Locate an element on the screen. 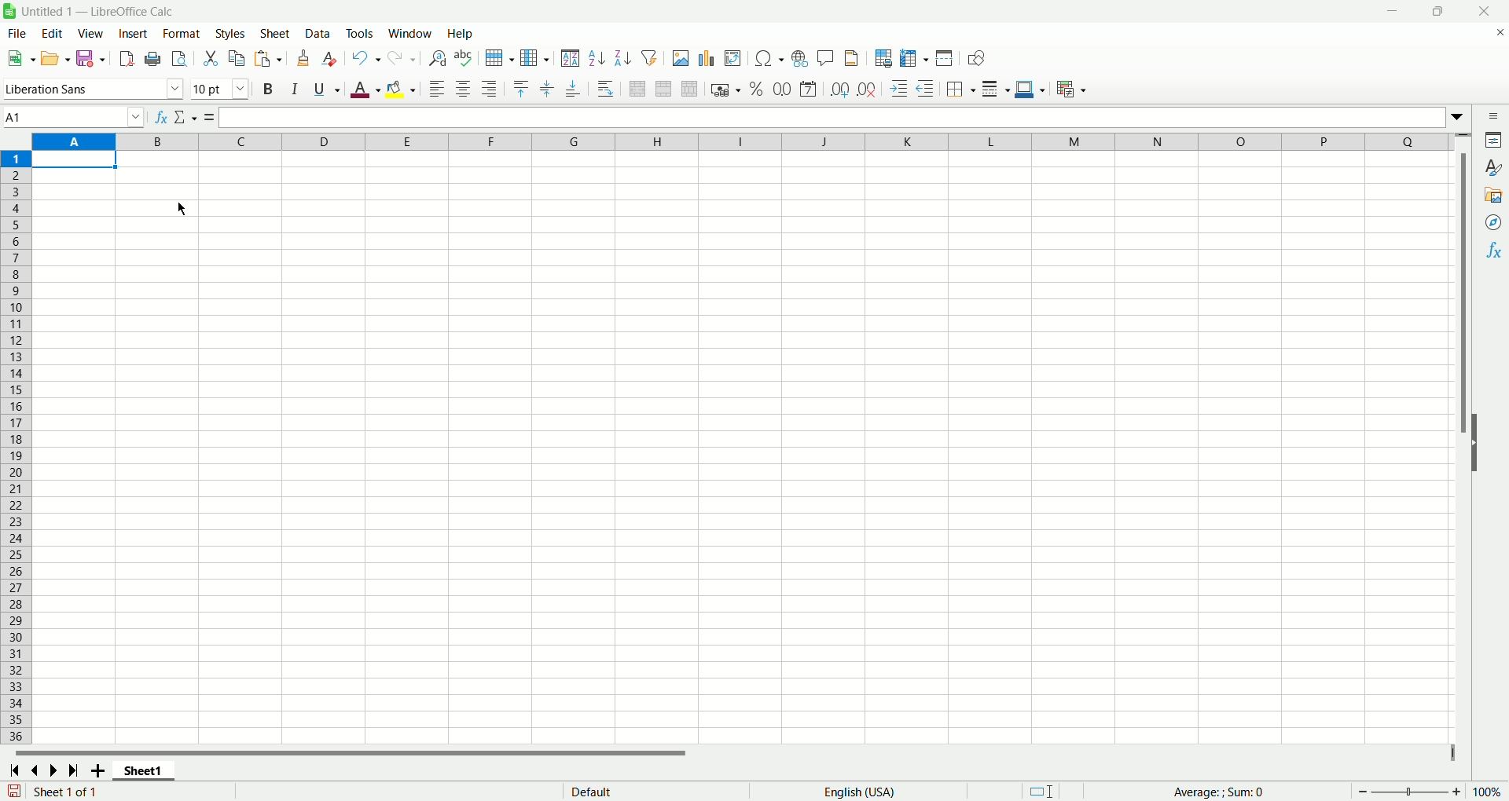 Image resolution: width=1509 pixels, height=801 pixels. condition is located at coordinates (1071, 89).